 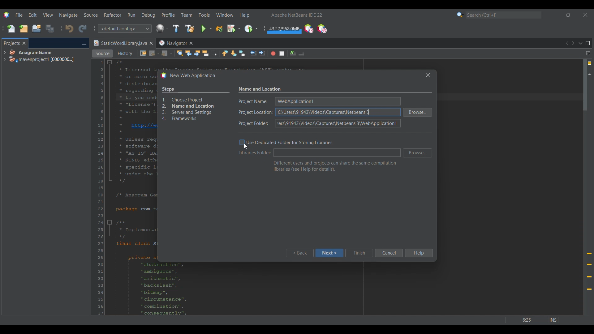 What do you see at coordinates (113, 15) in the screenshot?
I see `Refactor menu` at bounding box center [113, 15].